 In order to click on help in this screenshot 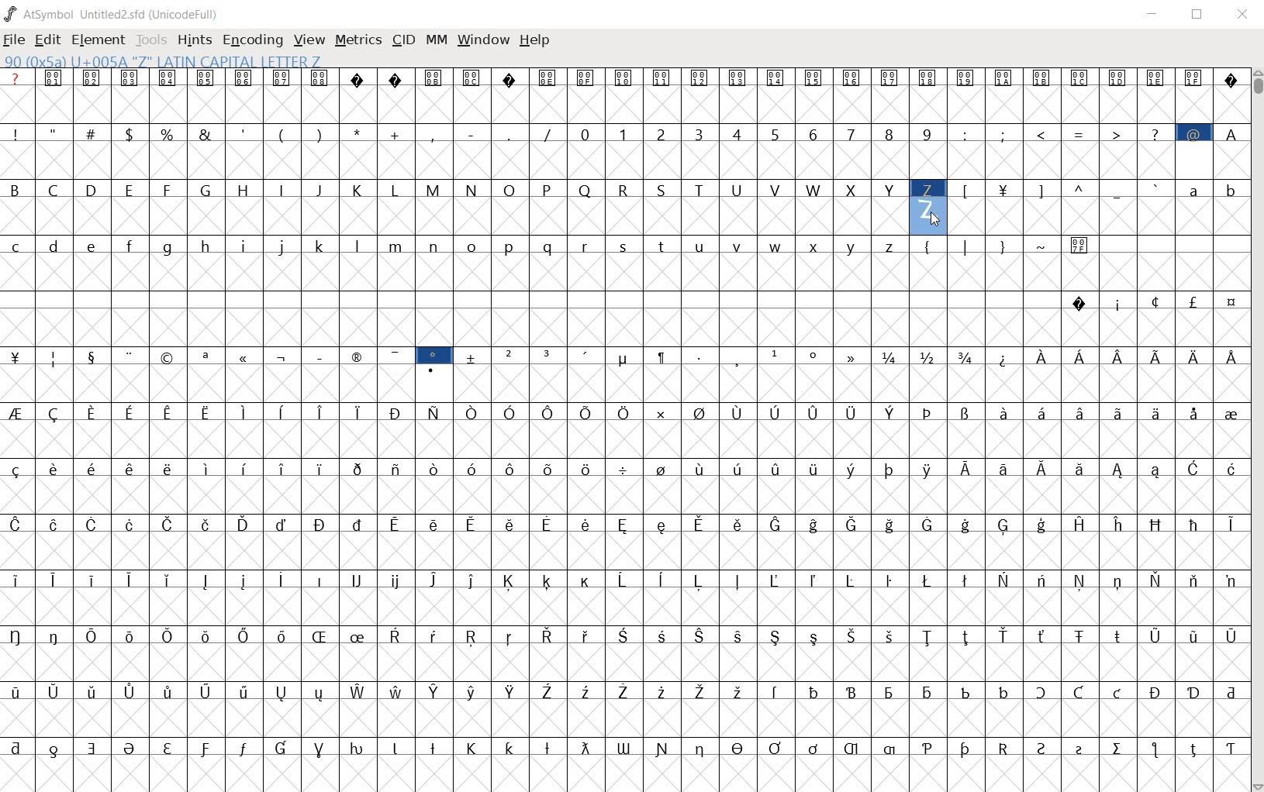, I will do `click(536, 40)`.